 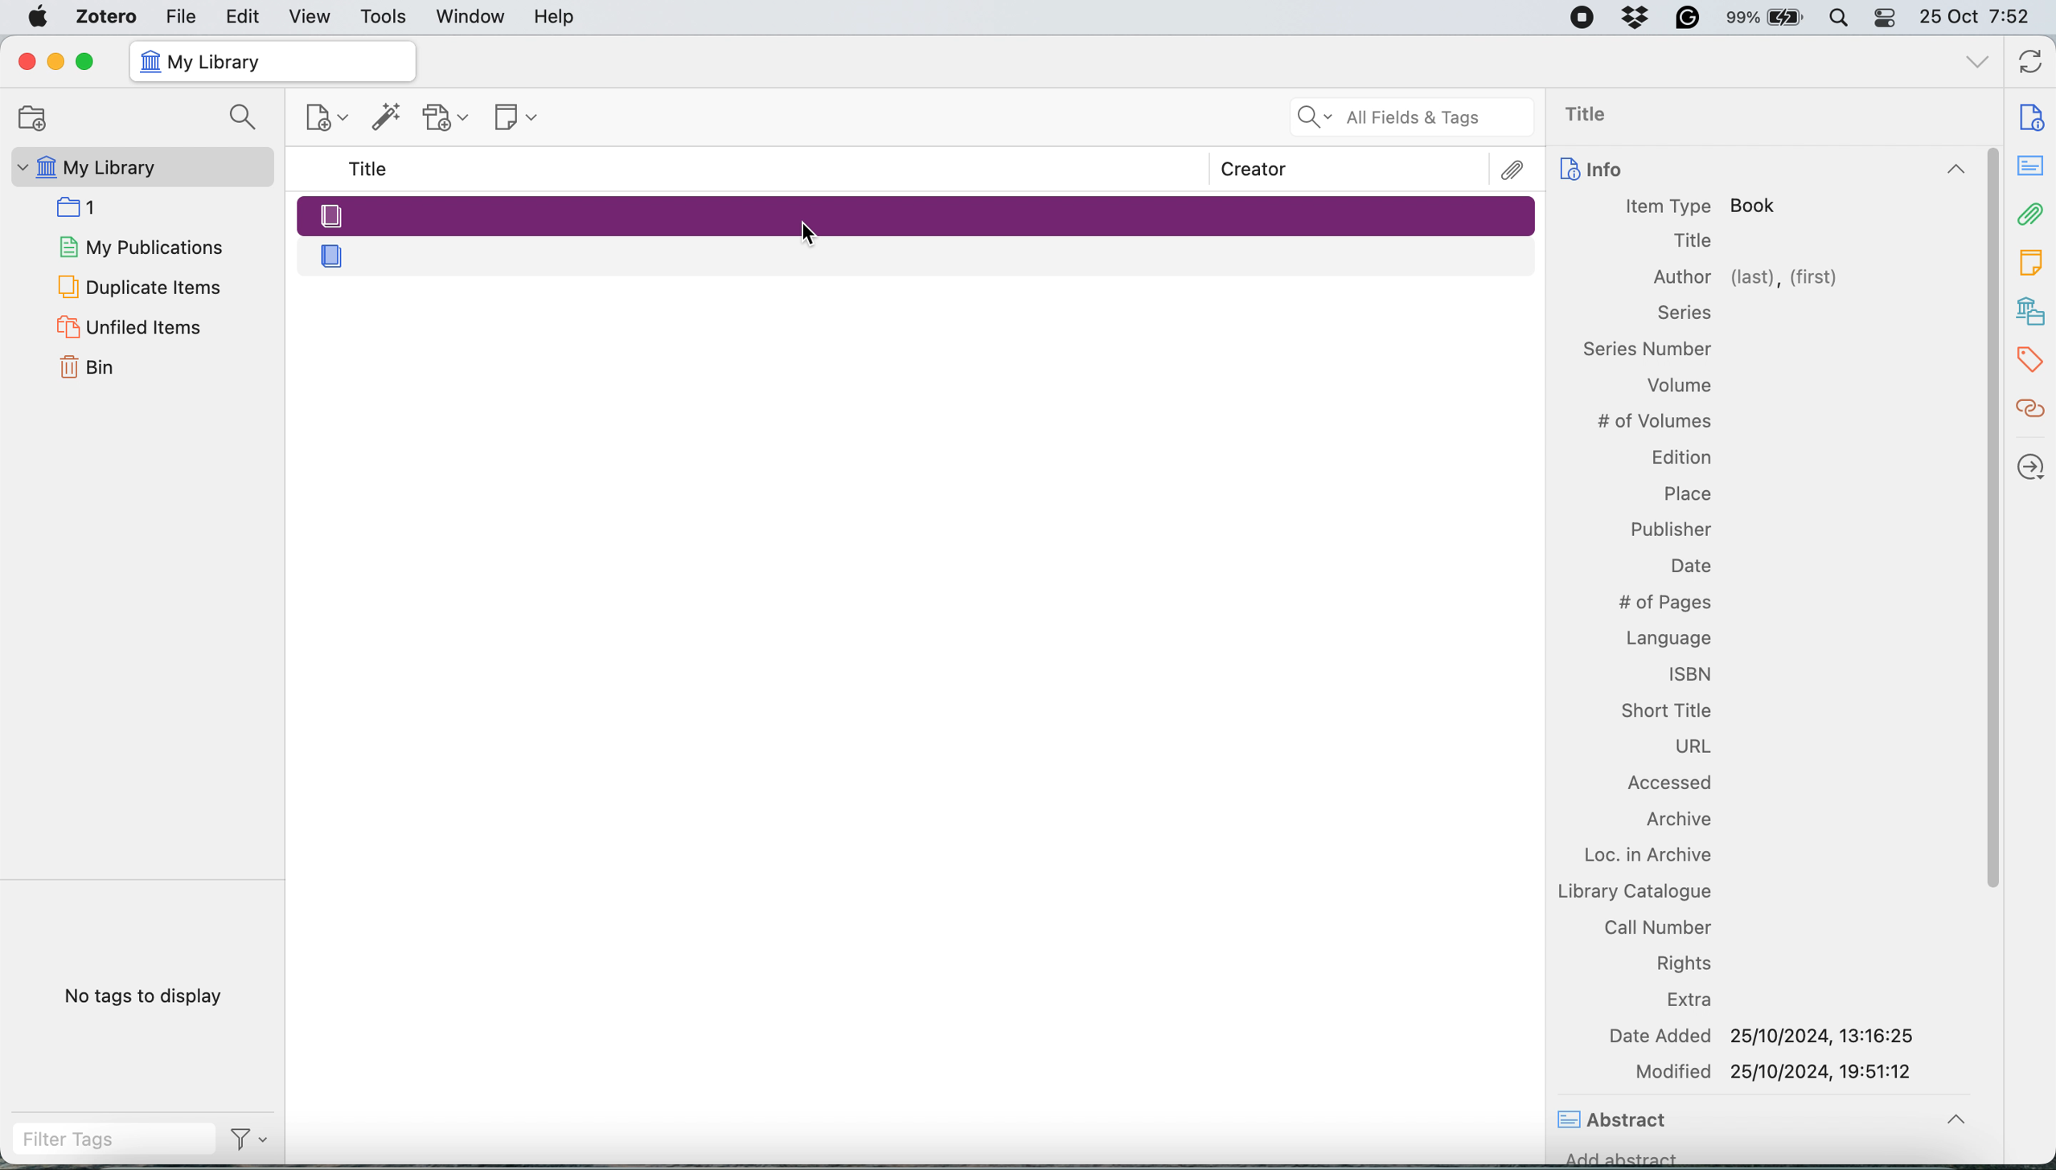 What do you see at coordinates (244, 16) in the screenshot?
I see `Edit` at bounding box center [244, 16].